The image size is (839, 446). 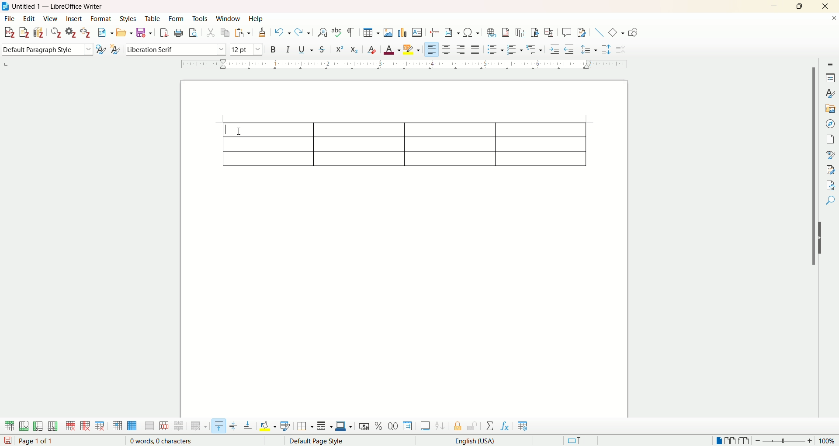 What do you see at coordinates (279, 32) in the screenshot?
I see `undo` at bounding box center [279, 32].